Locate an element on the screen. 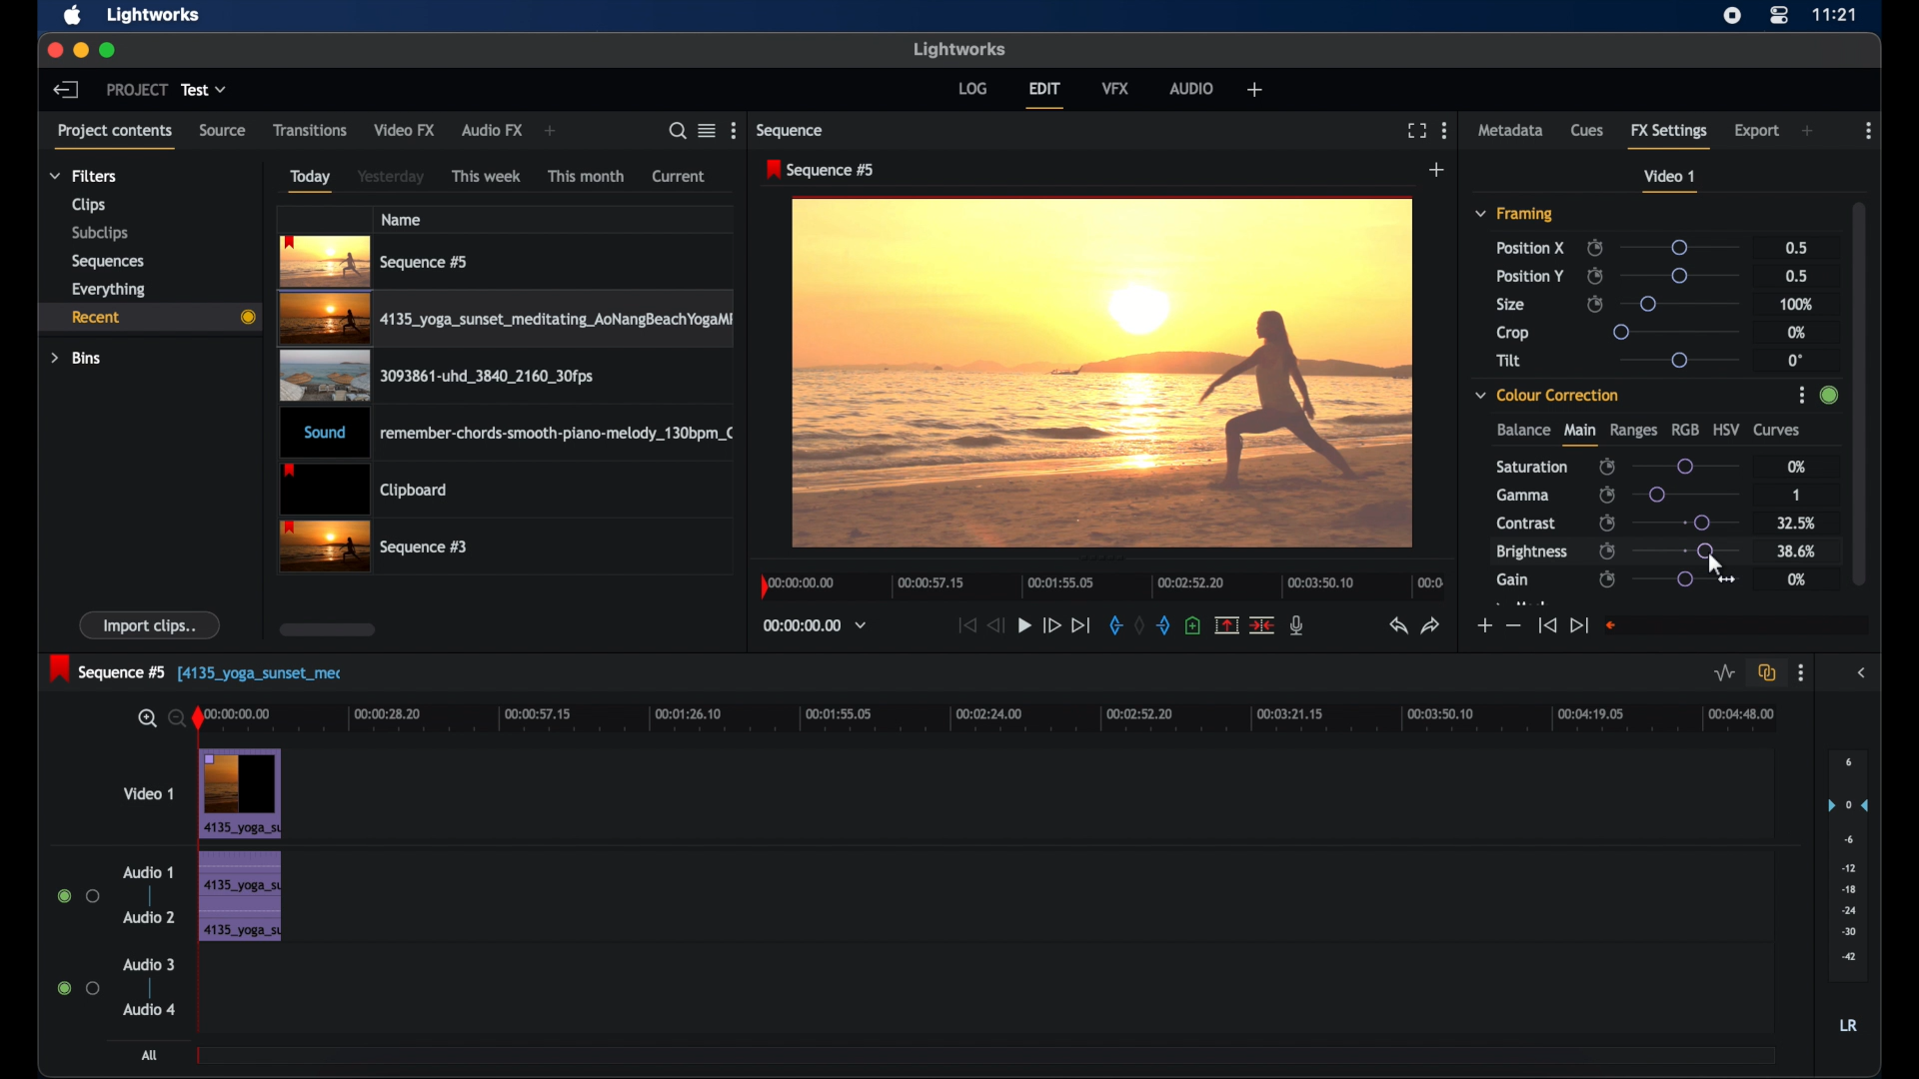  jump to end is located at coordinates (1080, 625).